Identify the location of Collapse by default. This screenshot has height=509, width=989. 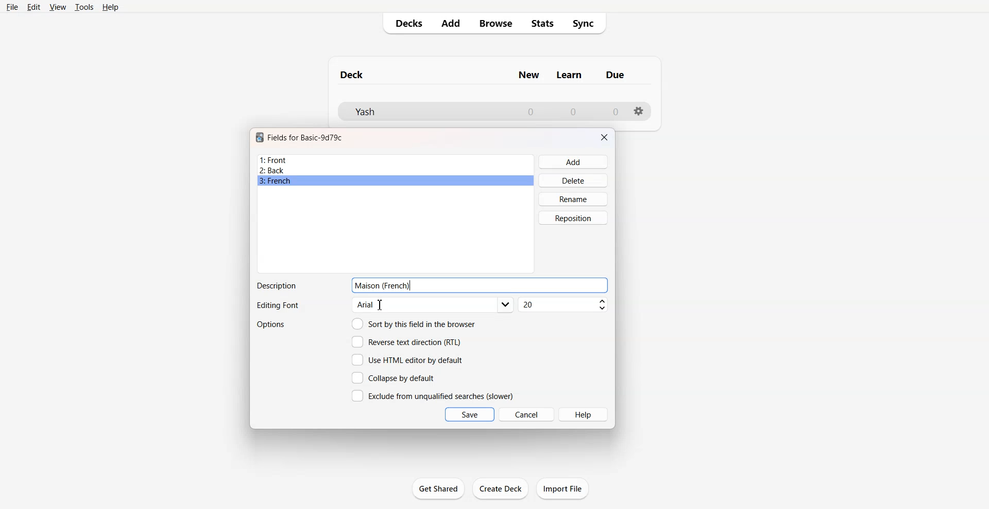
(395, 377).